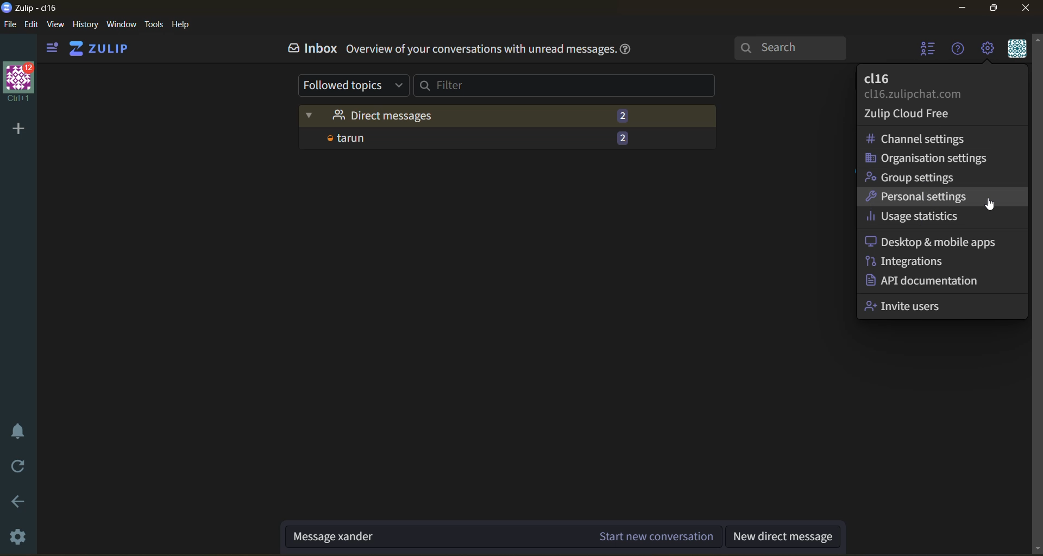  What do you see at coordinates (566, 86) in the screenshot?
I see `filter` at bounding box center [566, 86].